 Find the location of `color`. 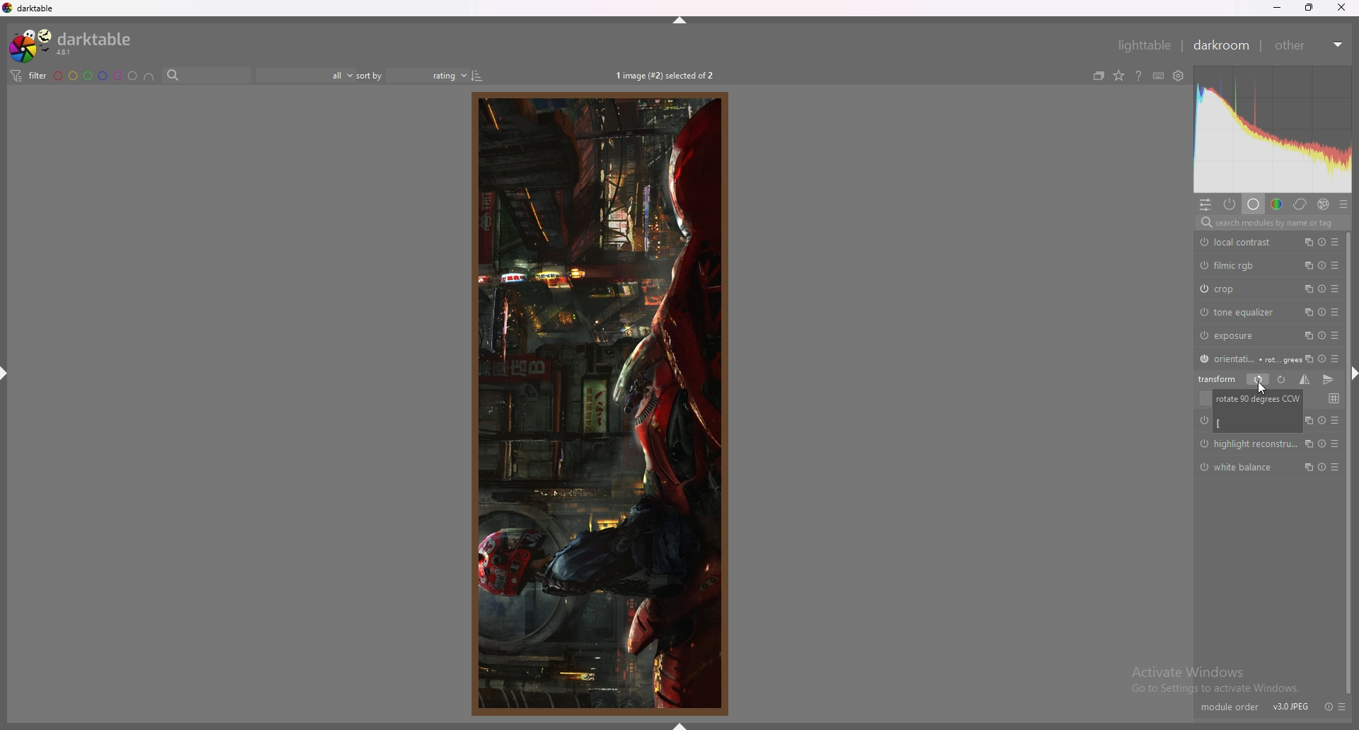

color is located at coordinates (1277, 205).